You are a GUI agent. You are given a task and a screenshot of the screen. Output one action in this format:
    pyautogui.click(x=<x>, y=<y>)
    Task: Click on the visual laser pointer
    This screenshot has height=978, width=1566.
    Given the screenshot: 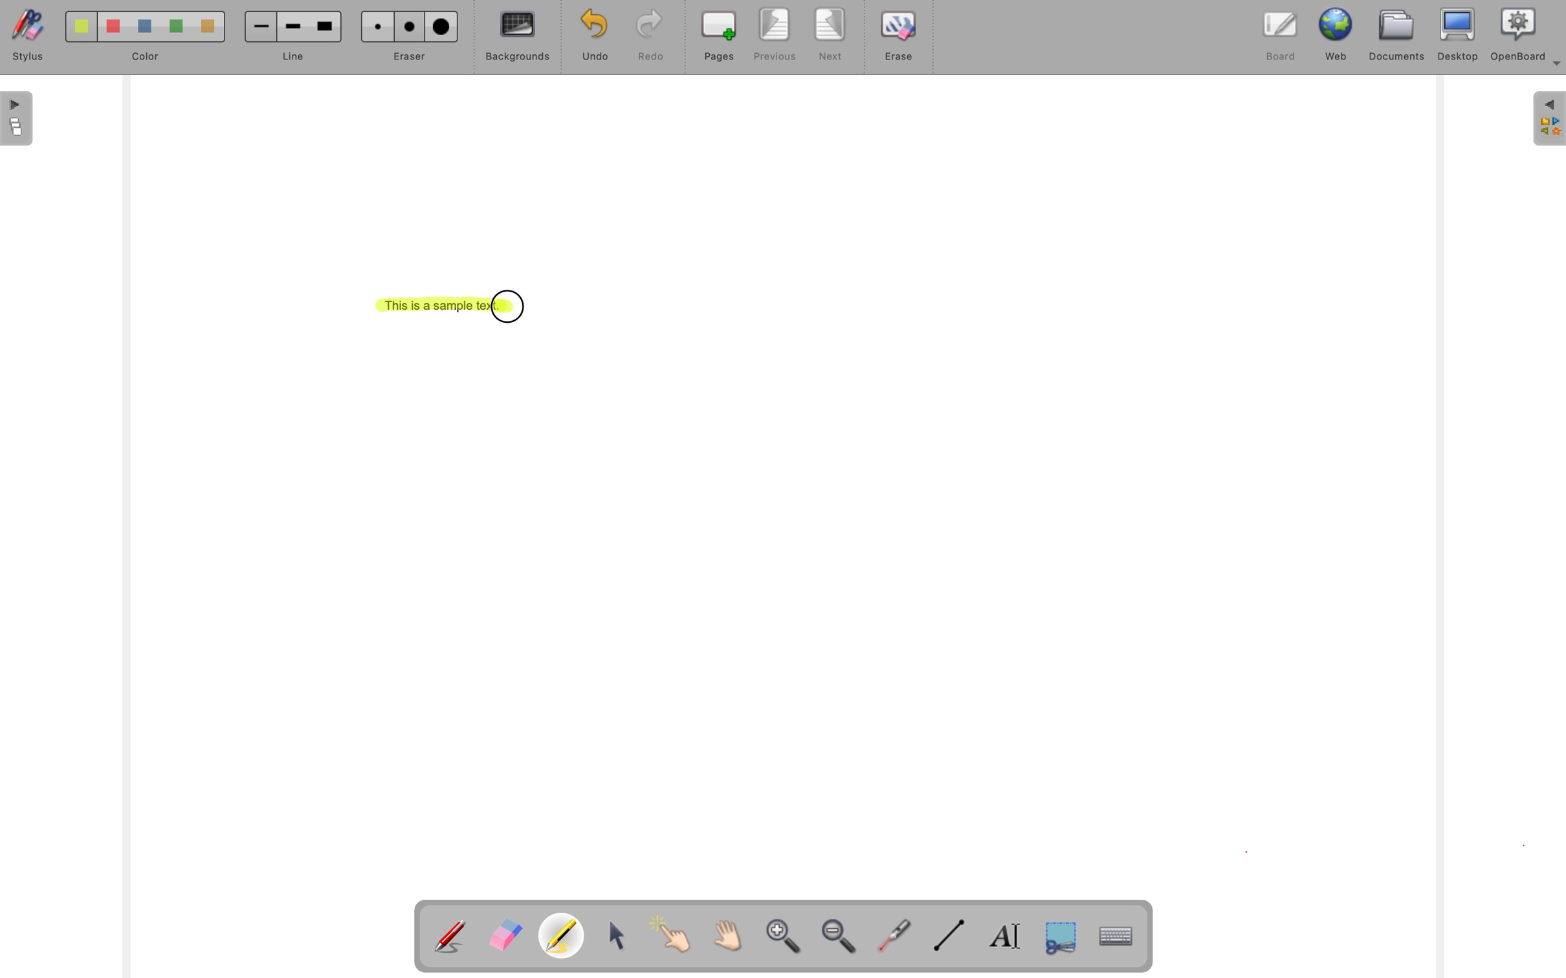 What is the action you would take?
    pyautogui.click(x=896, y=937)
    